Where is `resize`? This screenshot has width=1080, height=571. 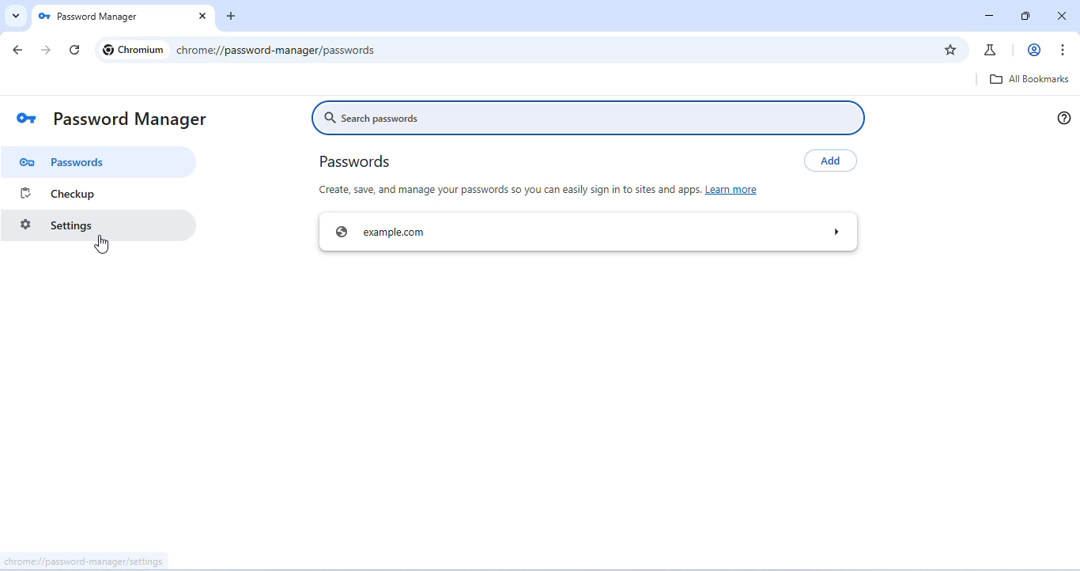 resize is located at coordinates (1024, 16).